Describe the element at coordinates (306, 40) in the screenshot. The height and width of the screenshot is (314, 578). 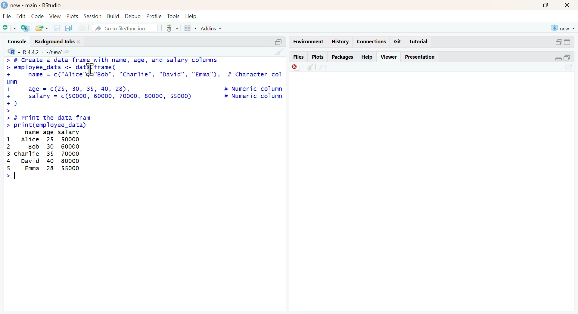
I see `Environment` at that location.